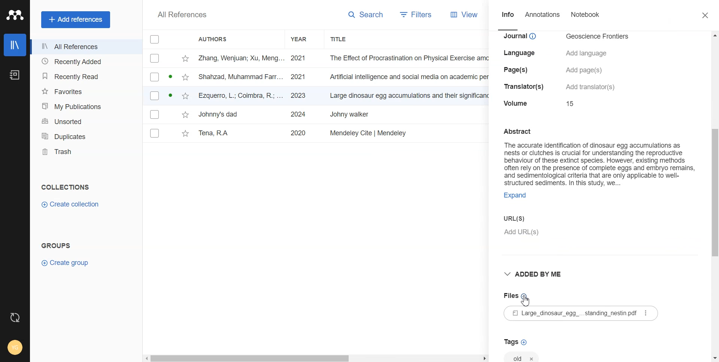  What do you see at coordinates (85, 136) in the screenshot?
I see `Duplicates` at bounding box center [85, 136].